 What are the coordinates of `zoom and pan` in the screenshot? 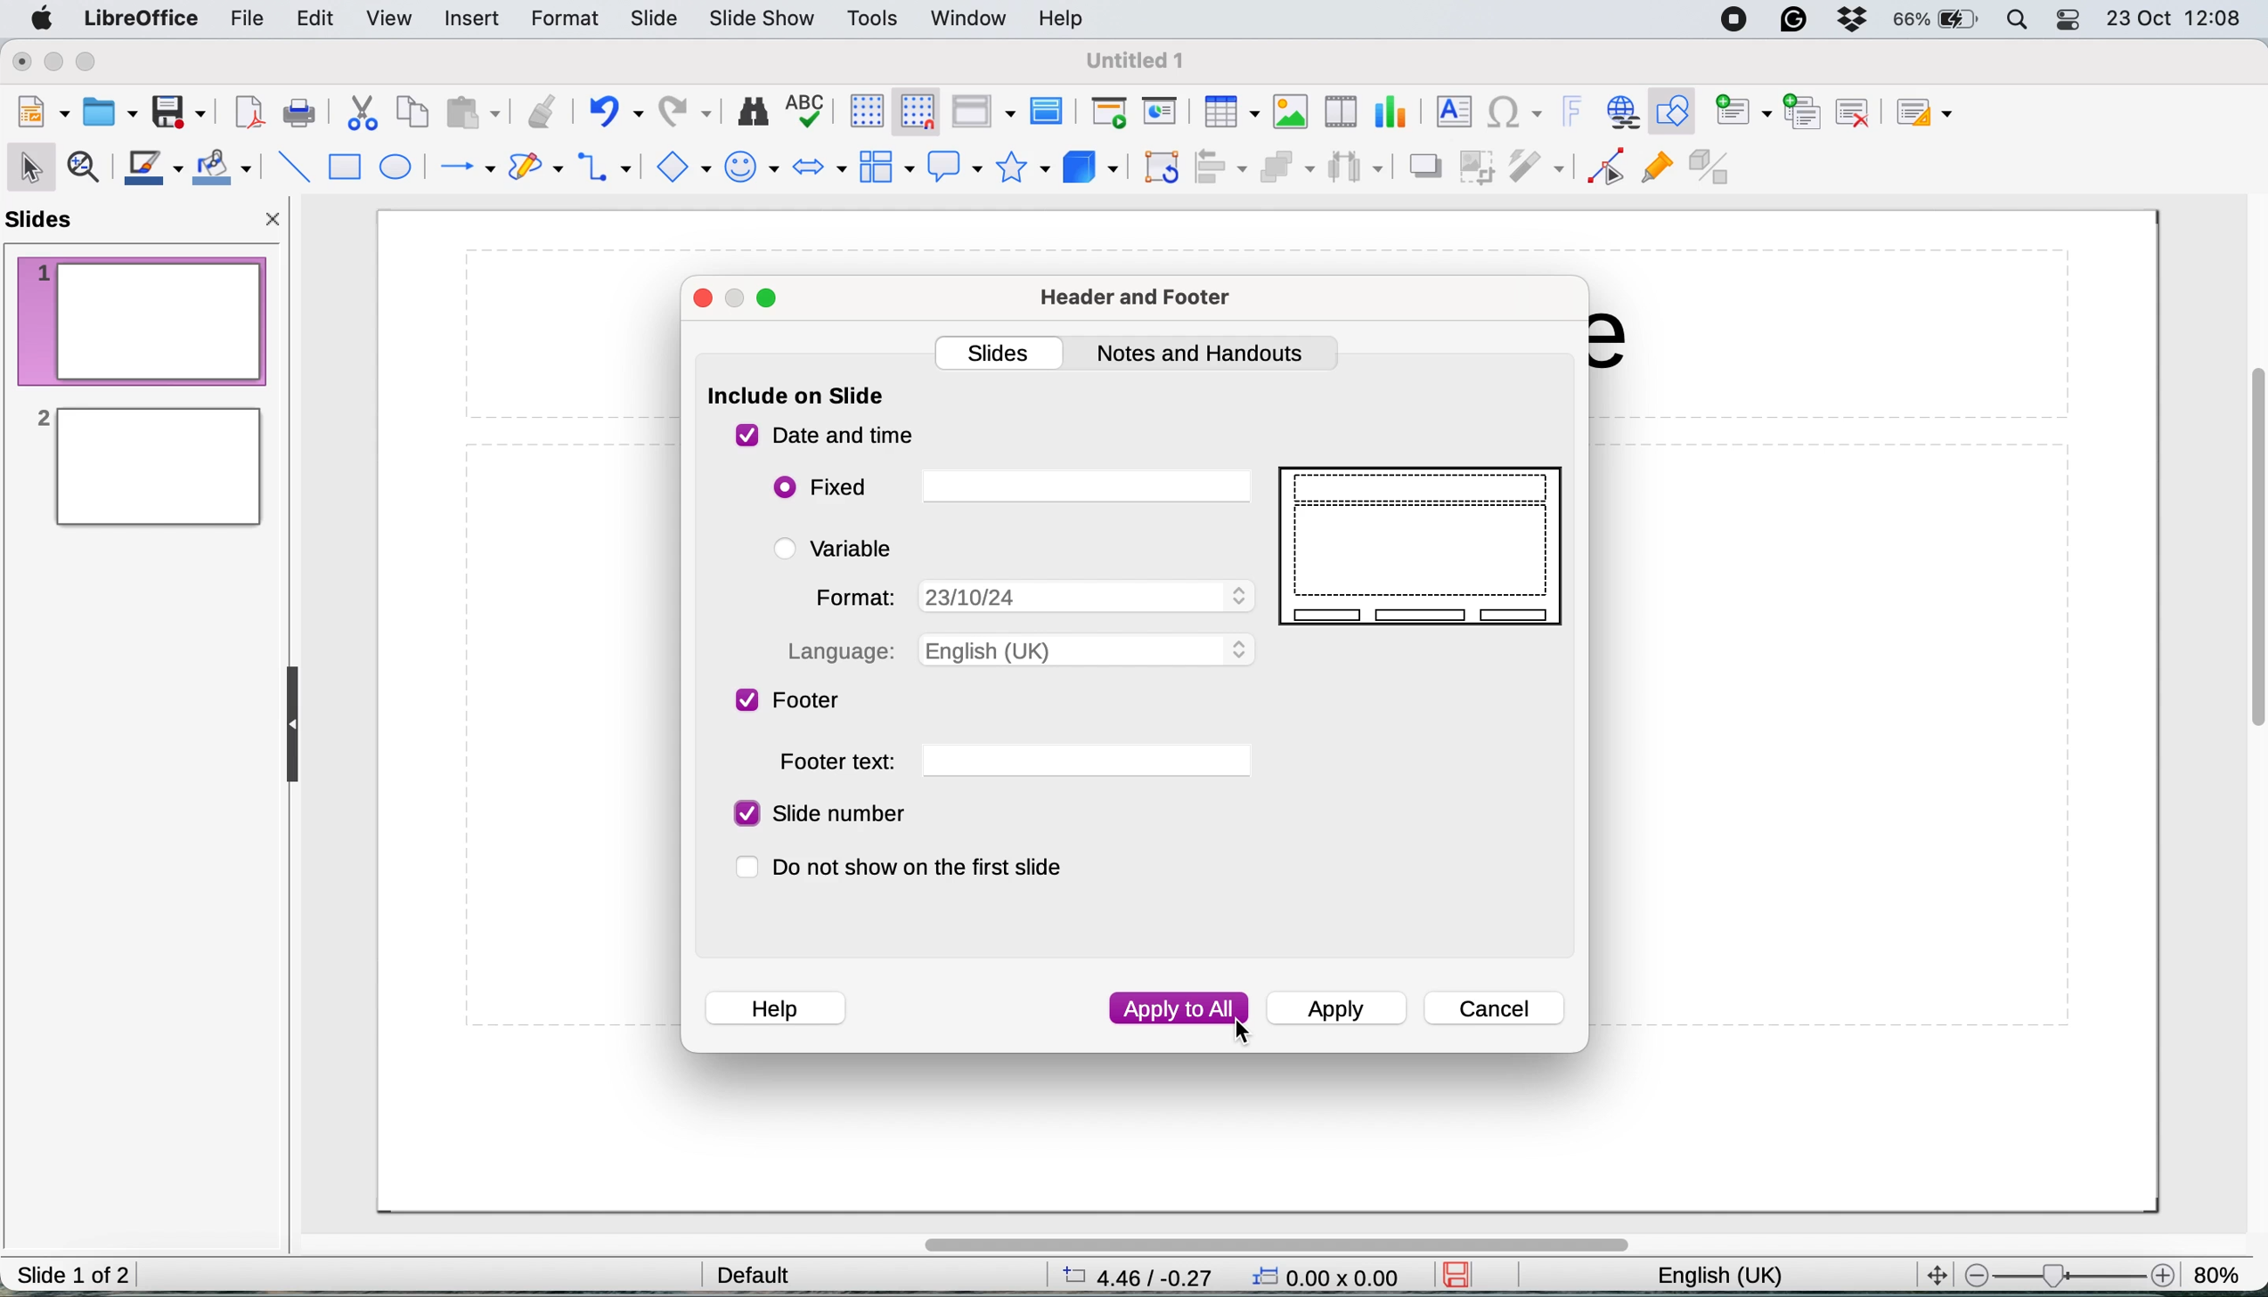 It's located at (87, 169).